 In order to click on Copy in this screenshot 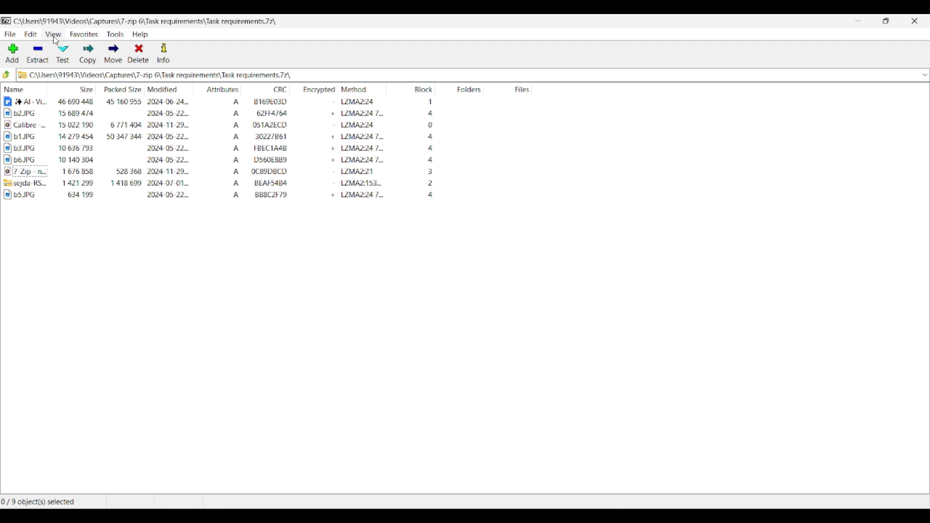, I will do `click(88, 54)`.